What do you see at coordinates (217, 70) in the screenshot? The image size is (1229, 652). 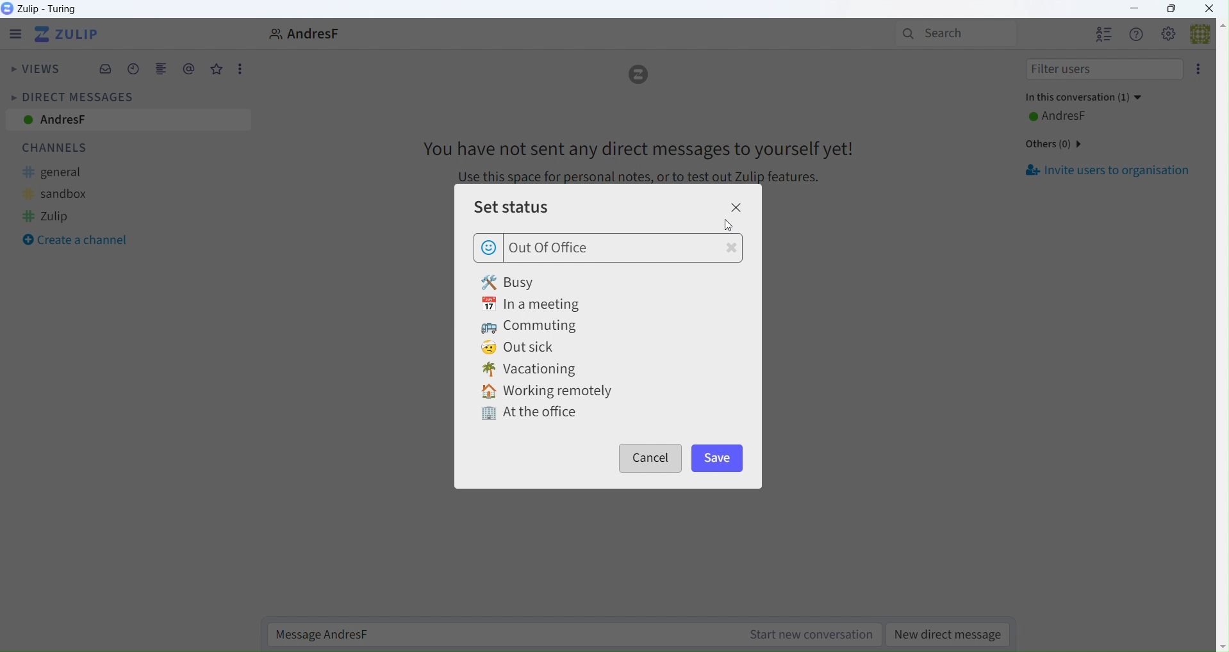 I see `Favourites` at bounding box center [217, 70].